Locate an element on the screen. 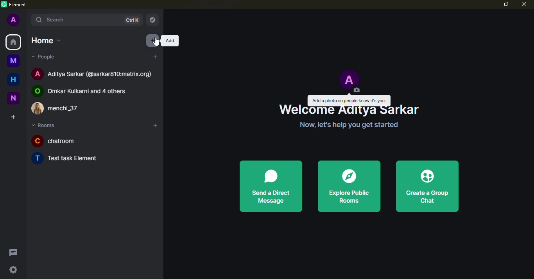 The image size is (534, 279). cursor is located at coordinates (157, 43).